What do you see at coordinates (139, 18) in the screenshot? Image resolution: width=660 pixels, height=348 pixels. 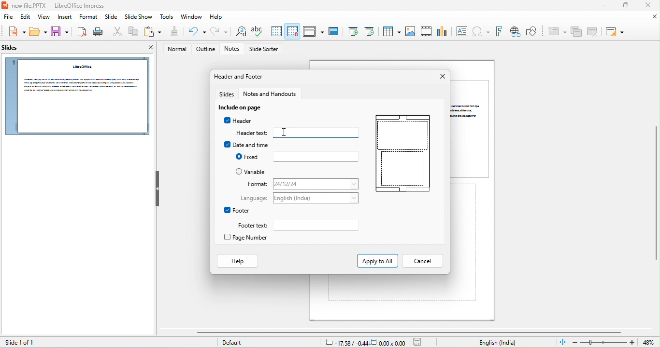 I see `slide show` at bounding box center [139, 18].